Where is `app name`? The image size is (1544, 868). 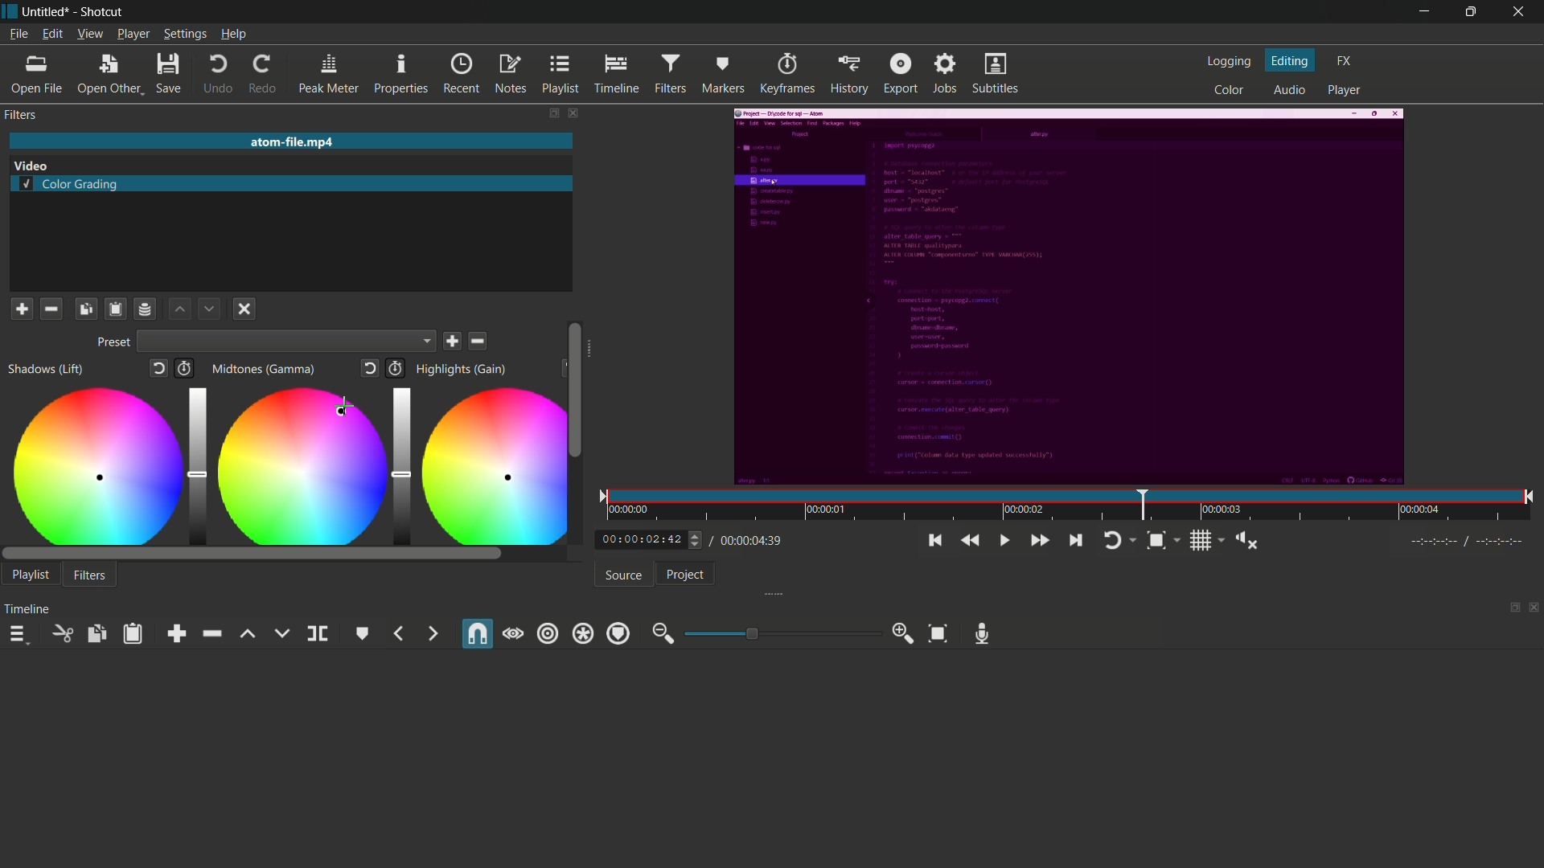 app name is located at coordinates (101, 11).